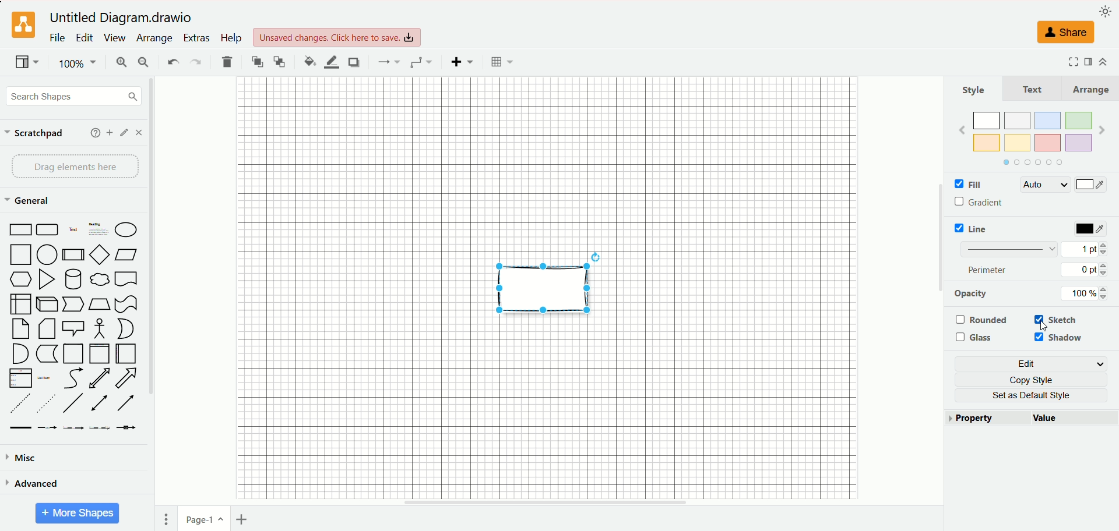  Describe the element at coordinates (139, 133) in the screenshot. I see `close` at that location.